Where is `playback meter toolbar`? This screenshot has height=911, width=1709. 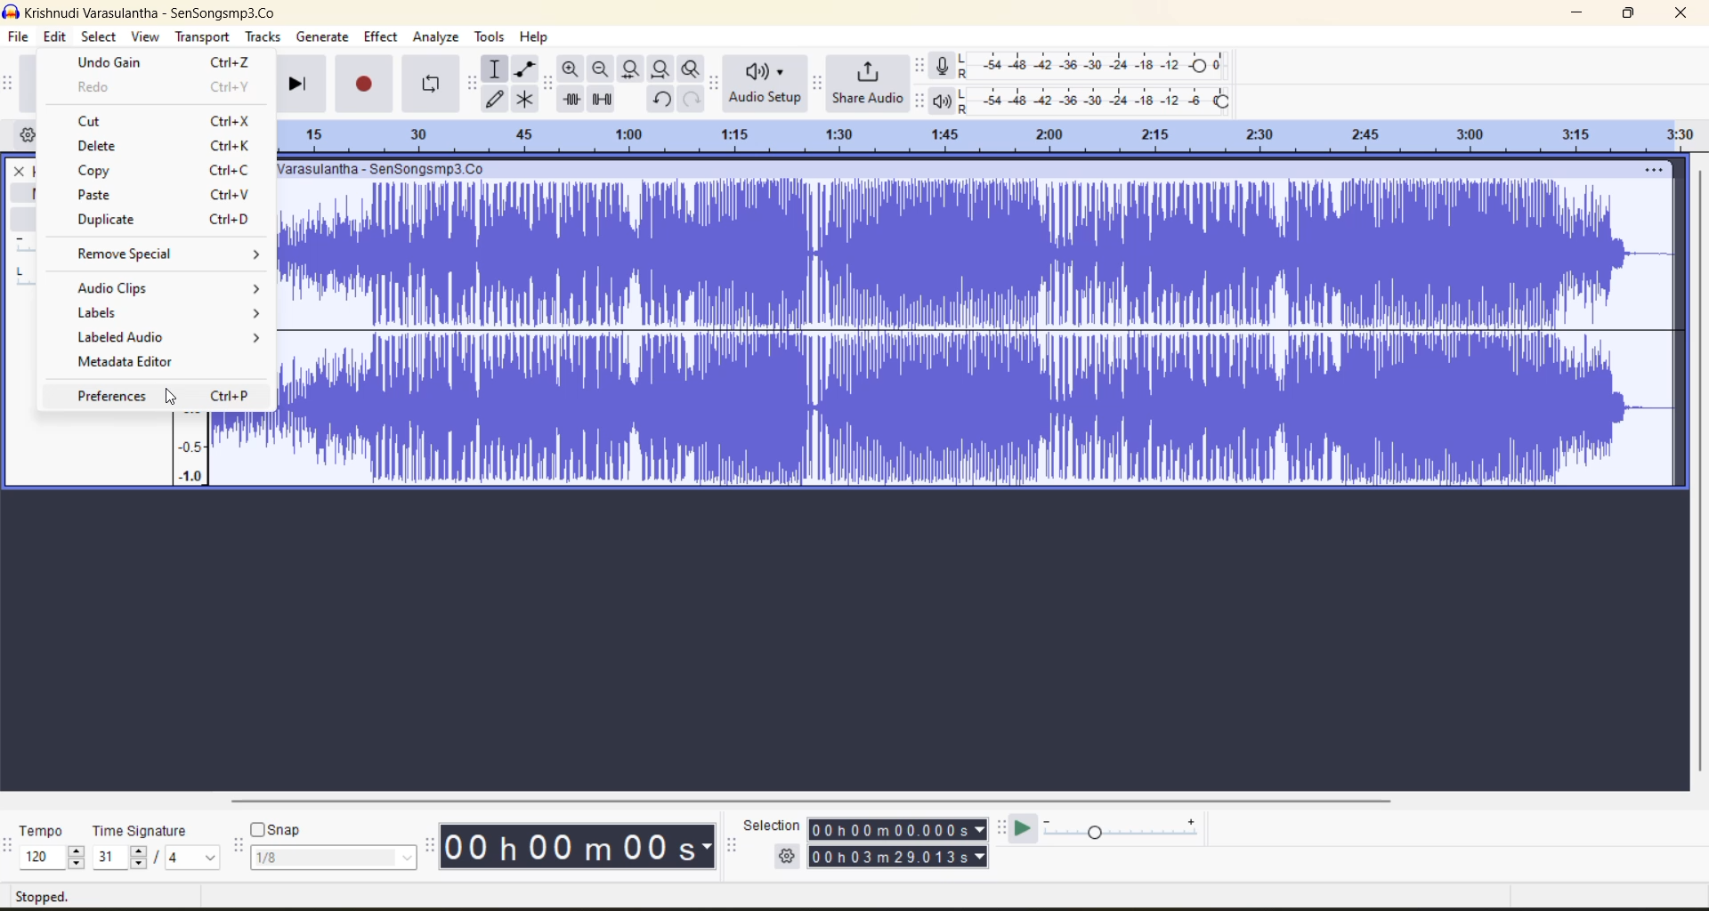 playback meter toolbar is located at coordinates (921, 101).